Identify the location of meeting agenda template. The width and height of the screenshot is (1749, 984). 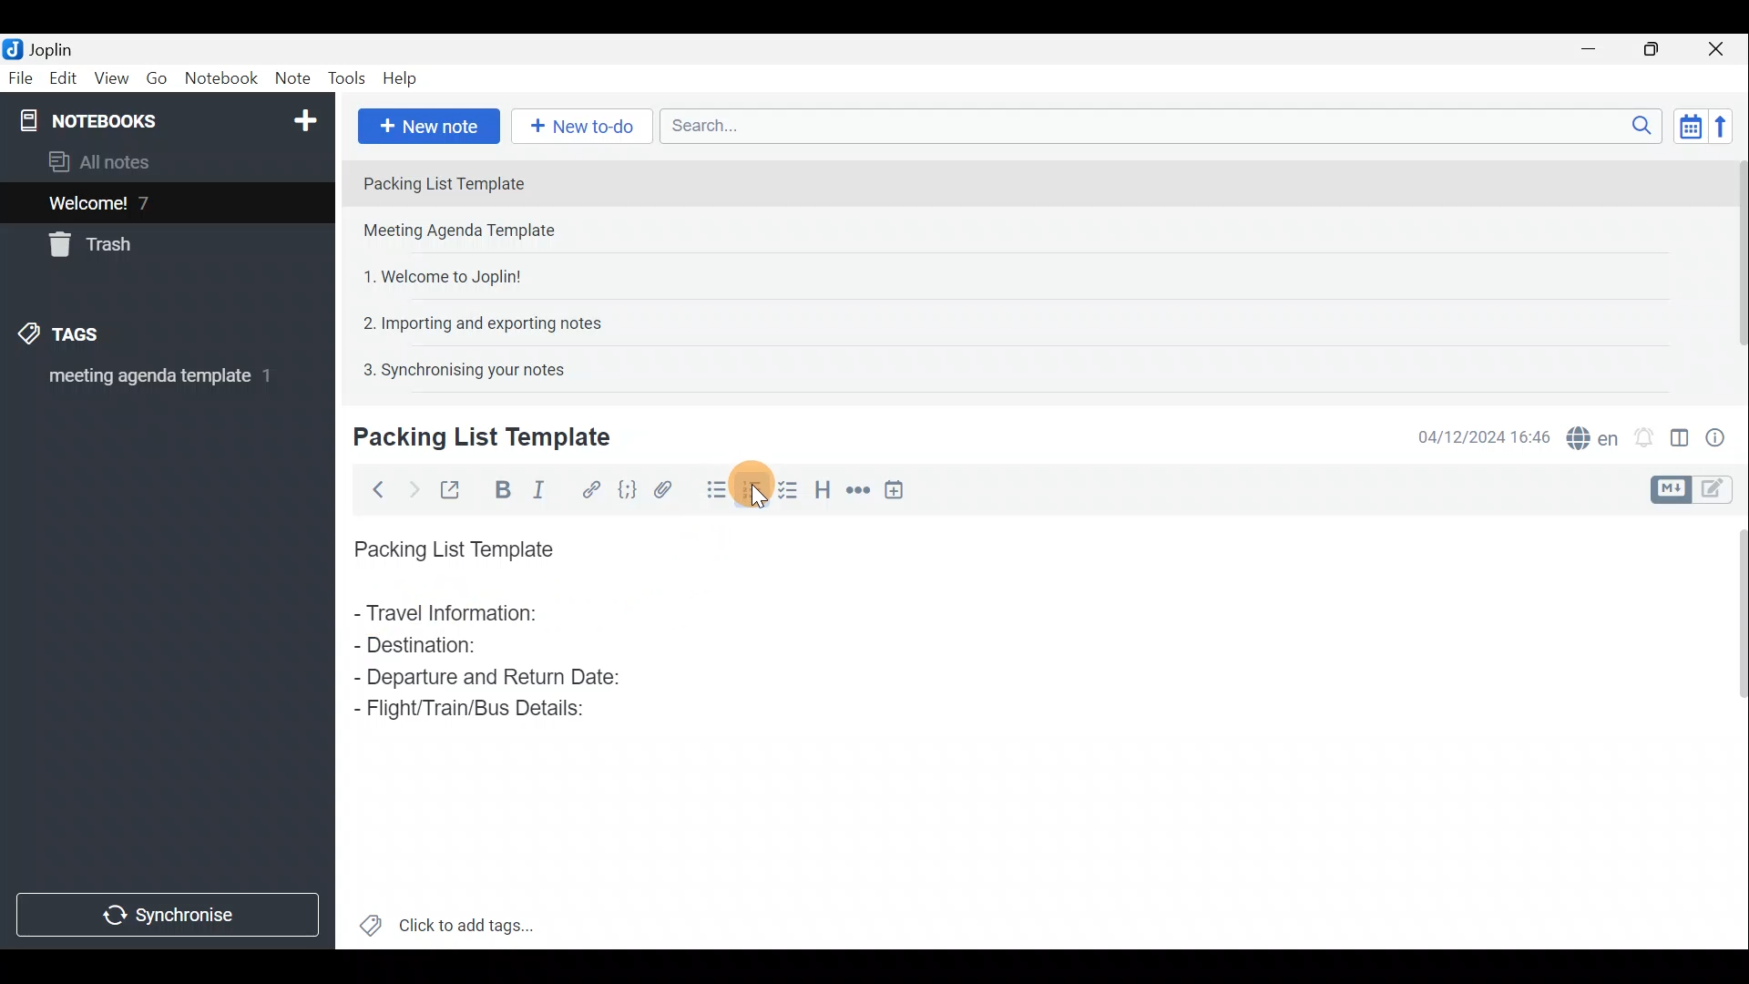
(157, 382).